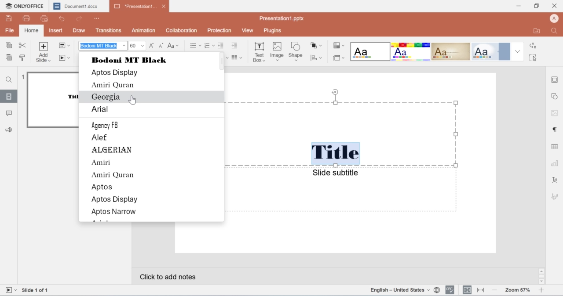 Image resolution: width=563 pixels, height=296 pixels. What do you see at coordinates (145, 30) in the screenshot?
I see `animation` at bounding box center [145, 30].